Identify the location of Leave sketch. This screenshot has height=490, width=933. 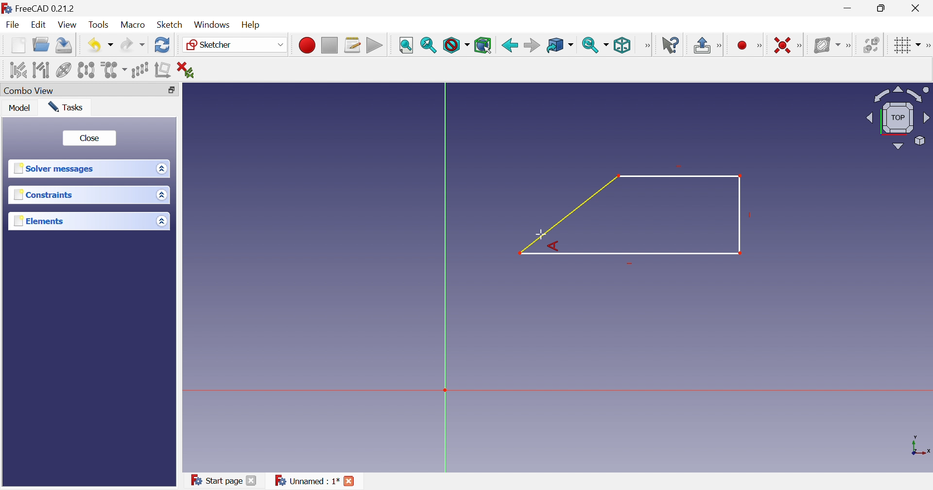
(701, 46).